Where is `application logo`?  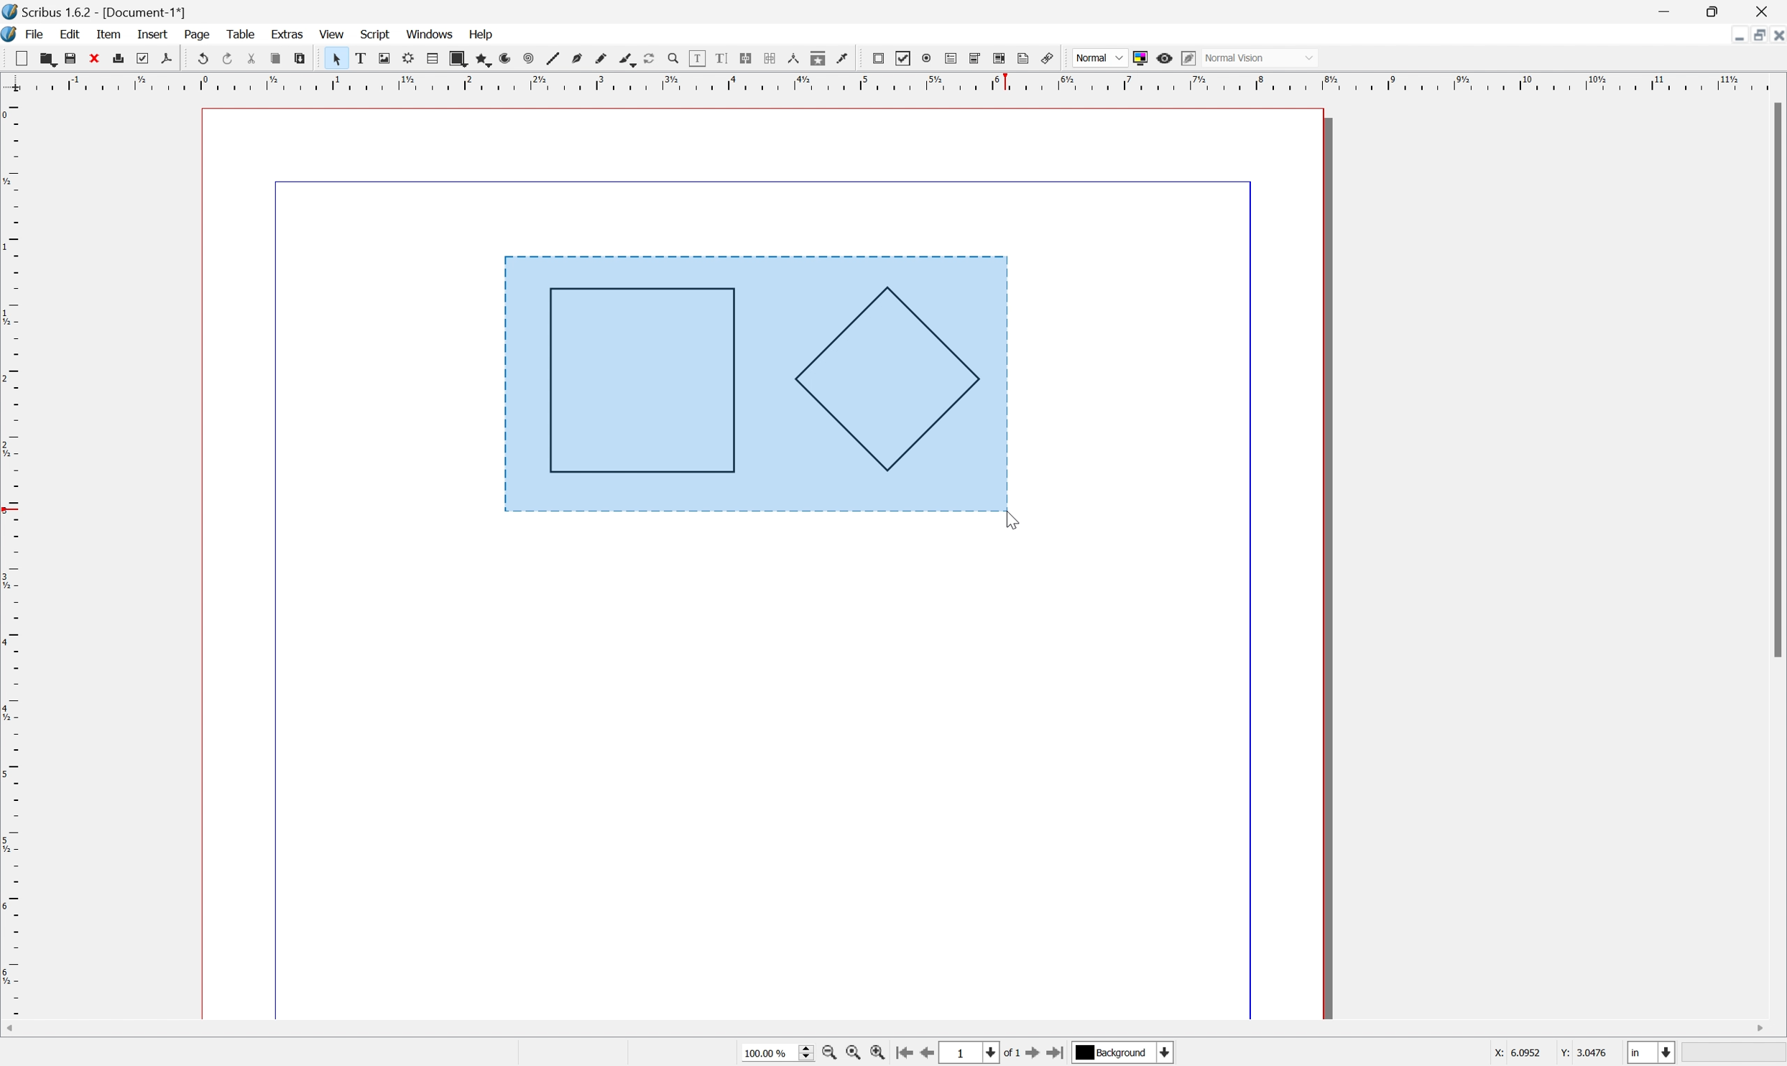
application logo is located at coordinates (11, 33).